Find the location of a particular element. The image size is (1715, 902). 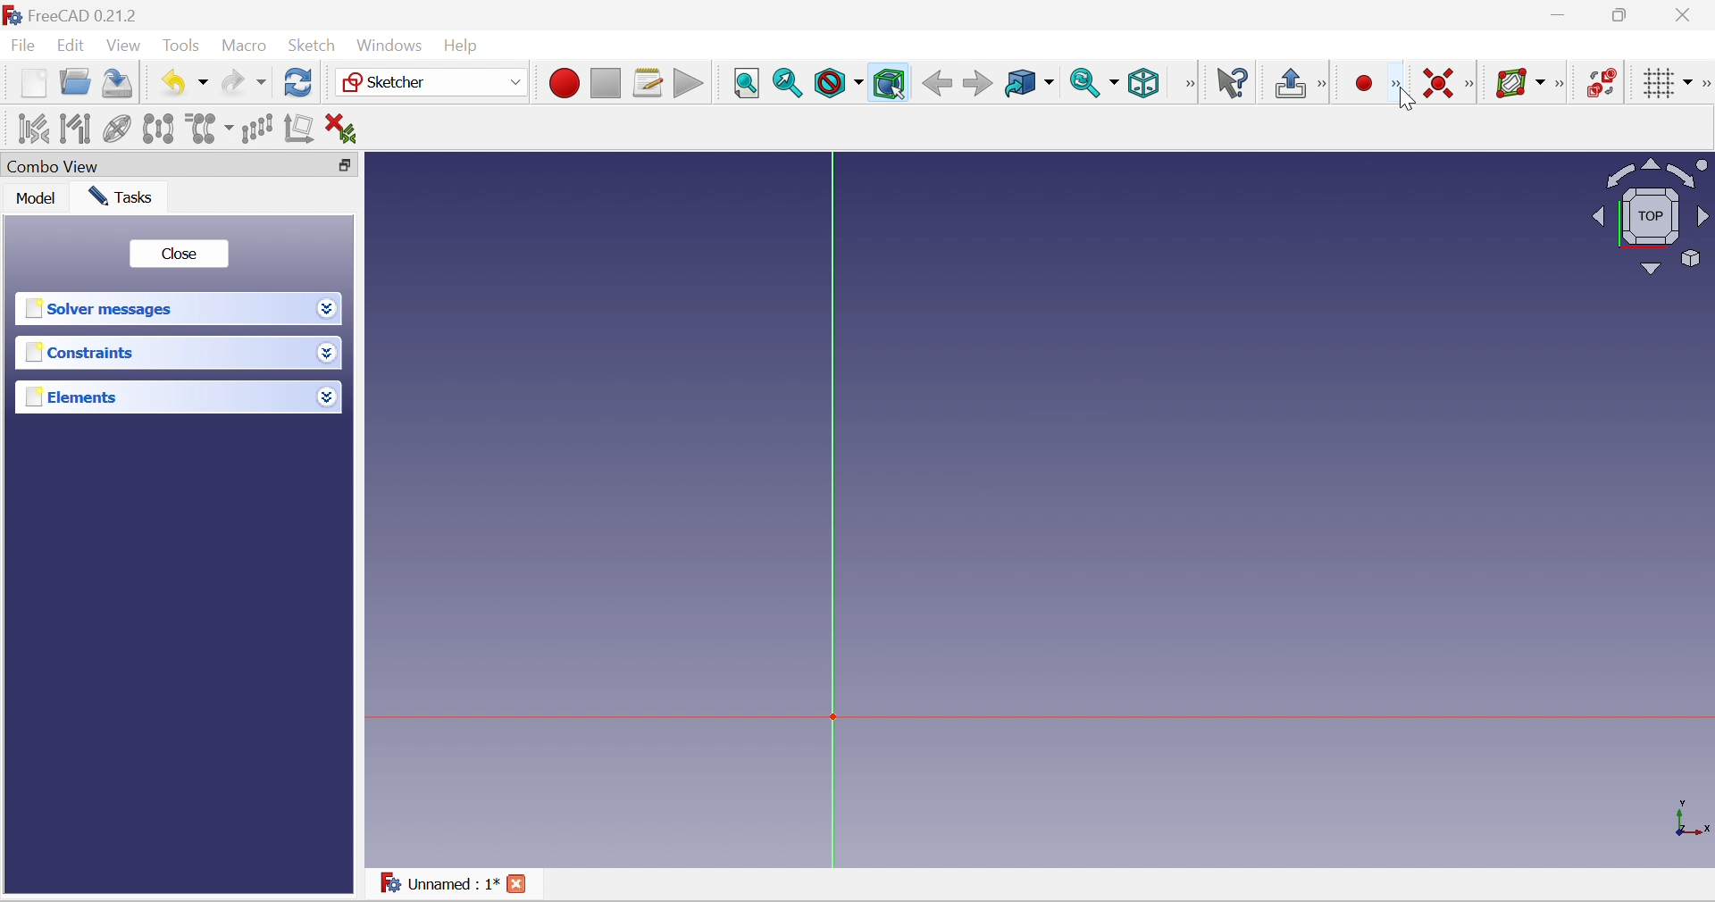

[Sketcher edit tools] is located at coordinates (1704, 85).